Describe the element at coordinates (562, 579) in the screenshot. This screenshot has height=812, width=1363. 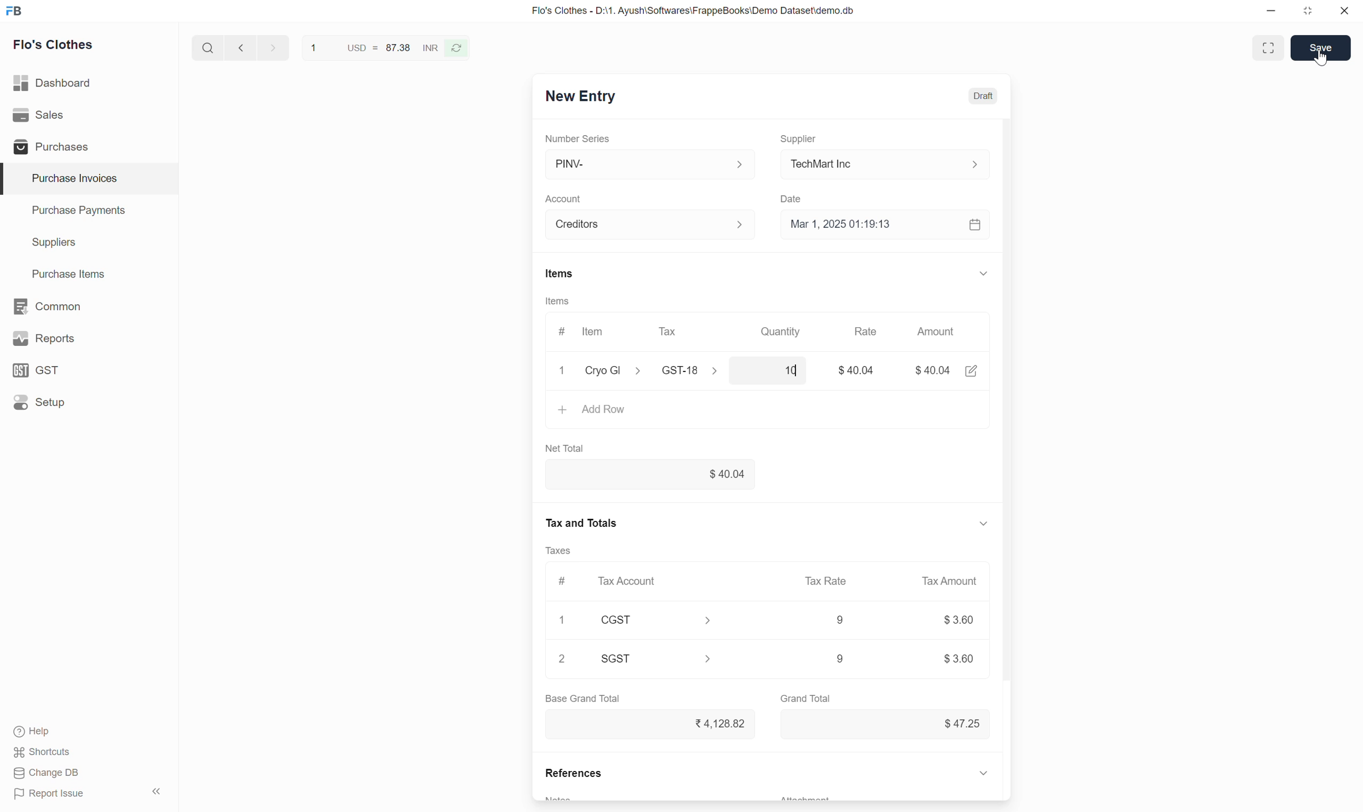
I see `#` at that location.